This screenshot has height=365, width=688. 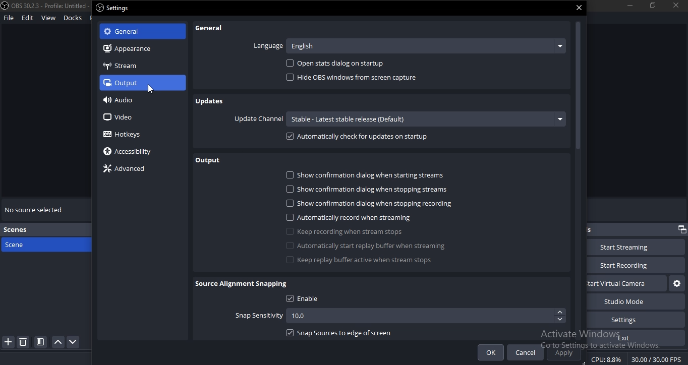 What do you see at coordinates (343, 65) in the screenshot?
I see `open stats dialog on startup` at bounding box center [343, 65].